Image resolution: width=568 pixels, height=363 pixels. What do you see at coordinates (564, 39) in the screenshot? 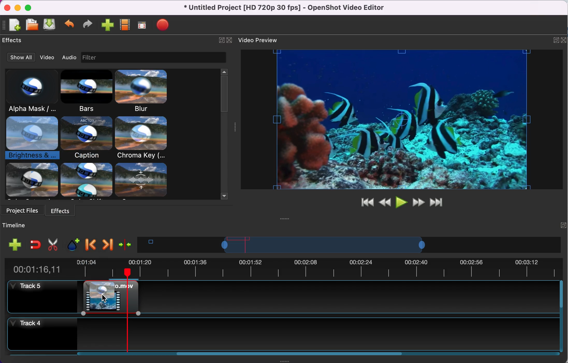
I see `close` at bounding box center [564, 39].